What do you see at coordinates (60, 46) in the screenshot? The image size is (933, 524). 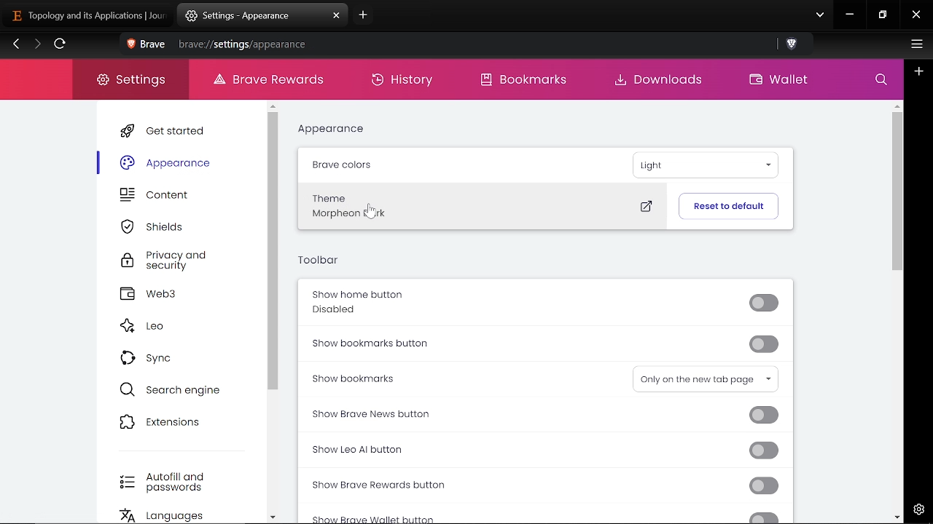 I see `Refesh` at bounding box center [60, 46].